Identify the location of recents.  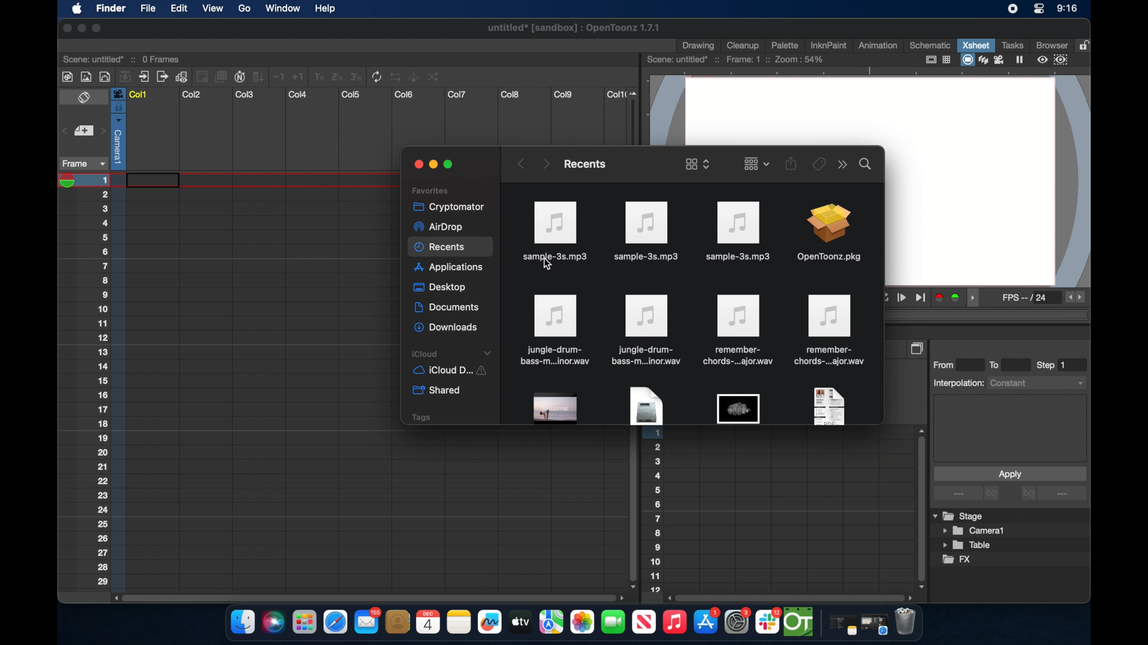
(451, 248).